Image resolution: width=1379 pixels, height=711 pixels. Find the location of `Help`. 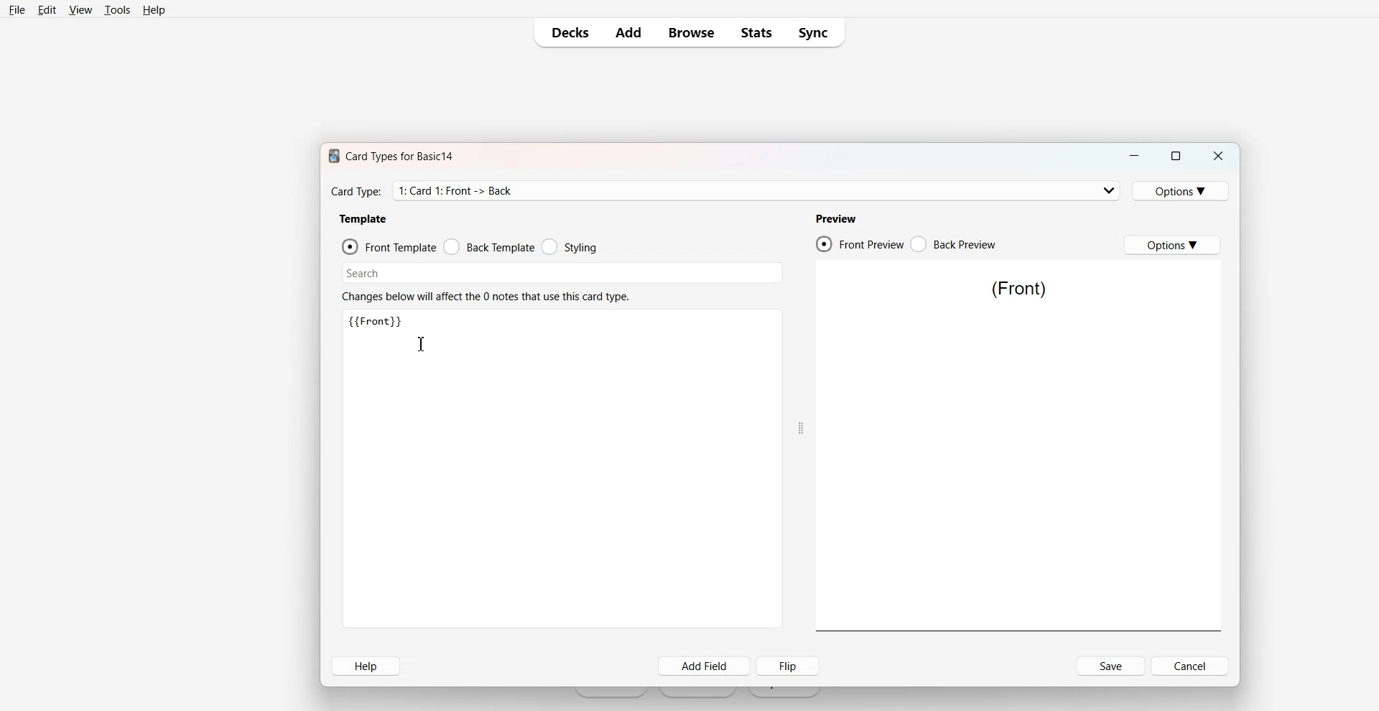

Help is located at coordinates (366, 666).